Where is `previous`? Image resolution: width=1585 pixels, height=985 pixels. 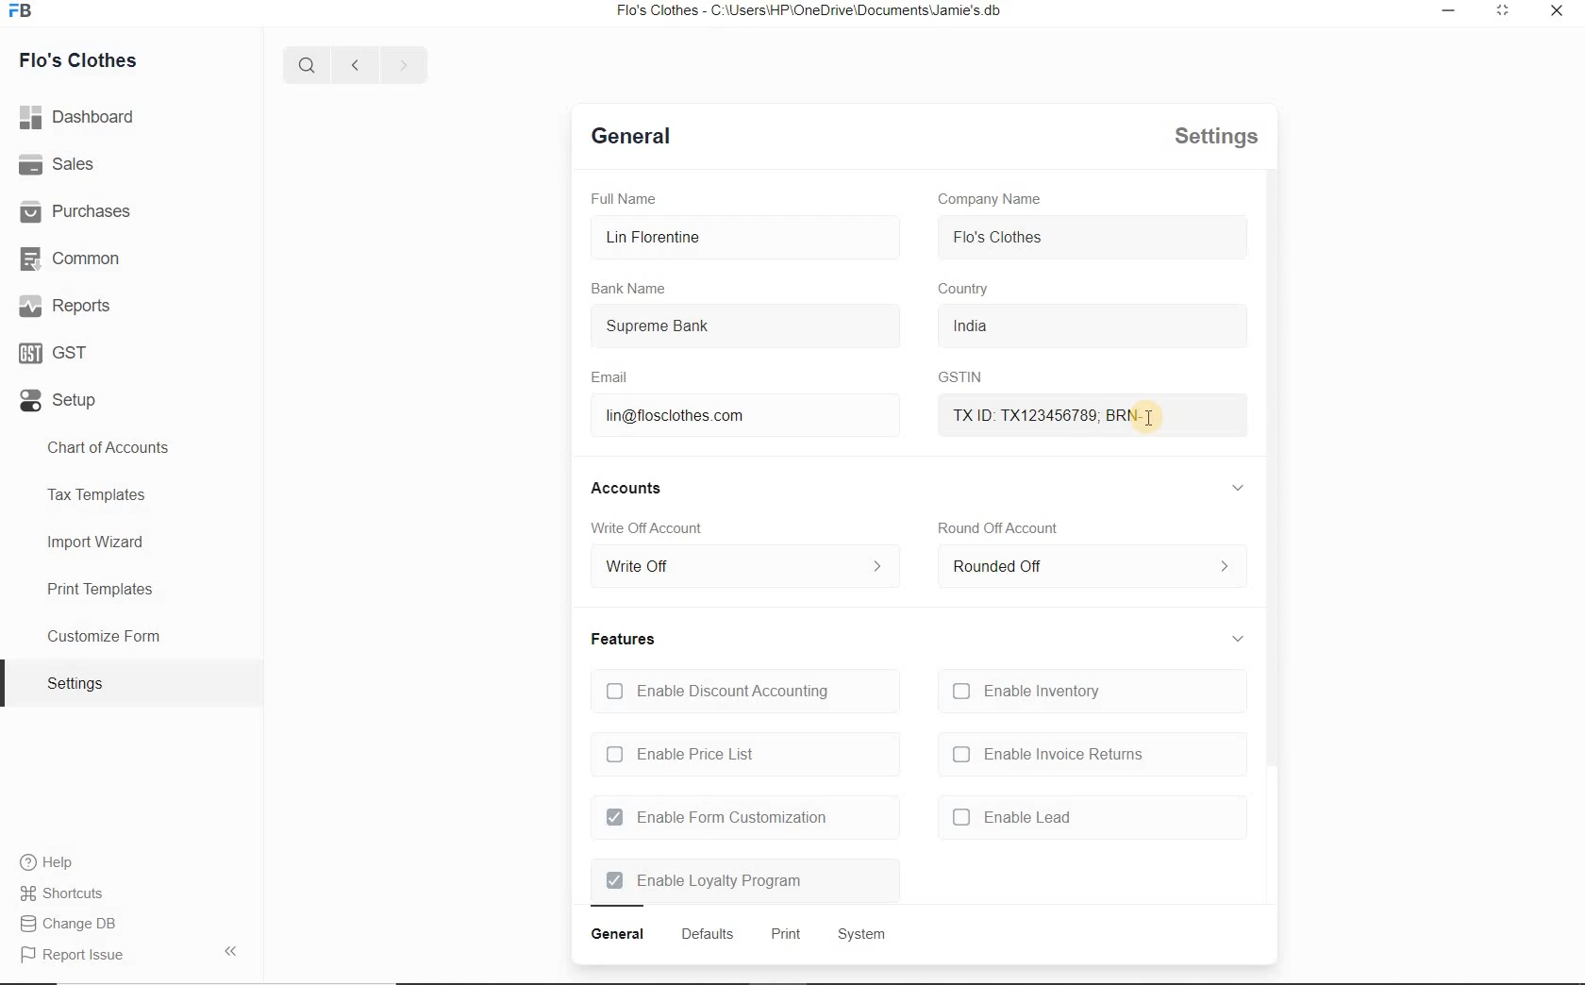
previous is located at coordinates (353, 65).